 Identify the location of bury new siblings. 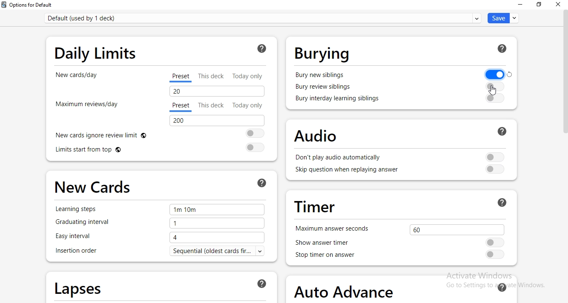
(321, 74).